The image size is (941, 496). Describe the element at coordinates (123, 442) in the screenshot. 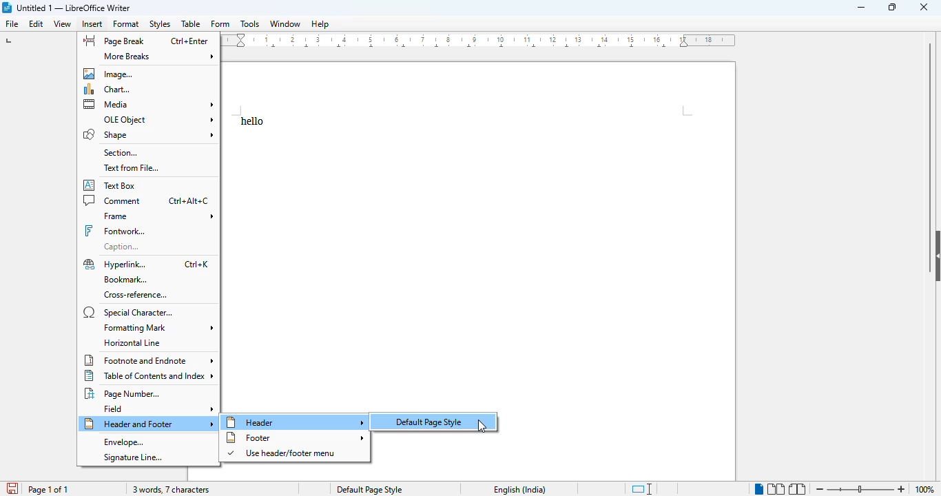

I see `envelope` at that location.